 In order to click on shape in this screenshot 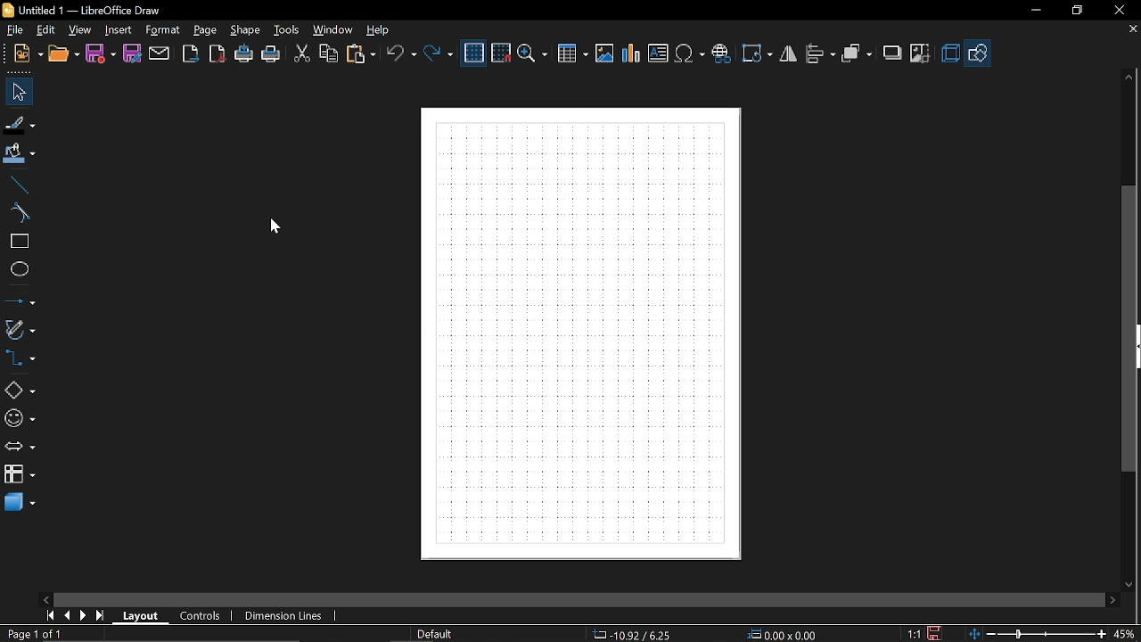, I will do `click(247, 29)`.